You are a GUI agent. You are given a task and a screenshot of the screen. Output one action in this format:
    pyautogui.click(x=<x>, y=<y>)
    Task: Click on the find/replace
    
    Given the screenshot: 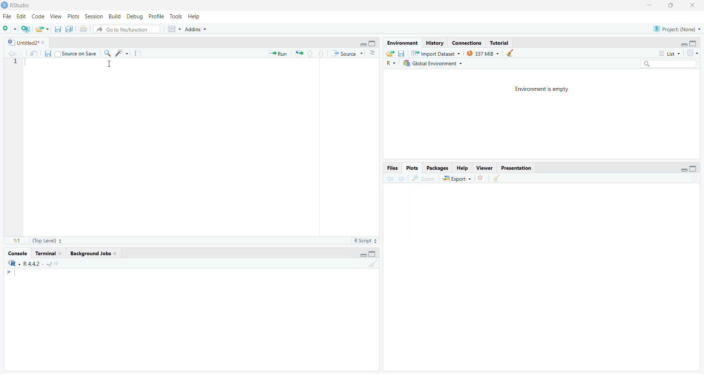 What is the action you would take?
    pyautogui.click(x=107, y=53)
    